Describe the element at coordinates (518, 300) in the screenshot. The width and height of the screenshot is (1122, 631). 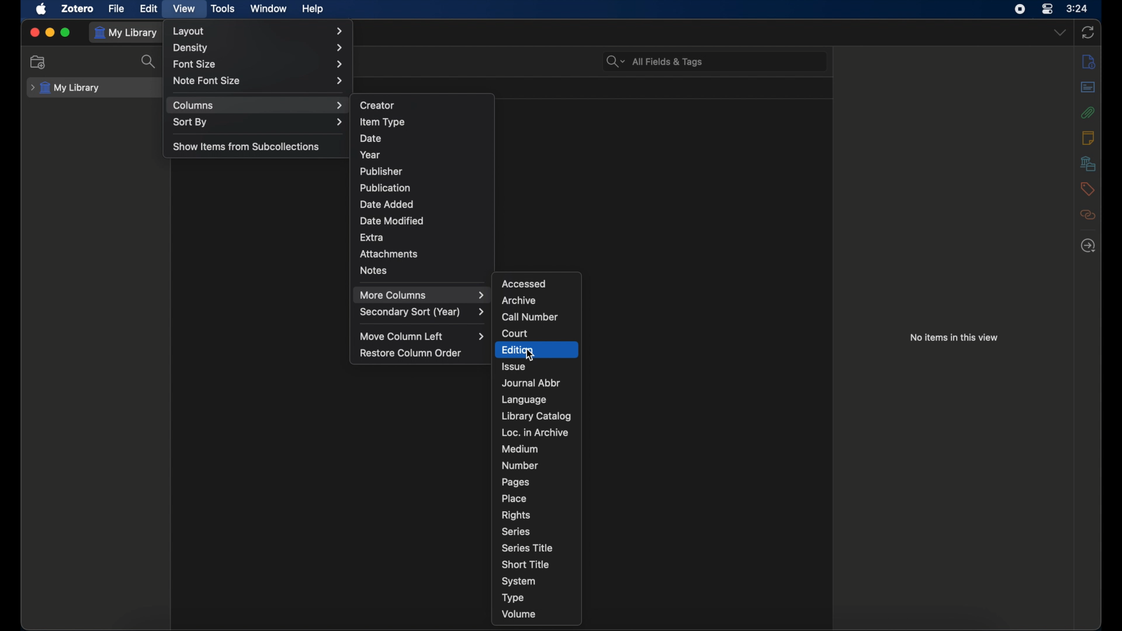
I see `archive` at that location.